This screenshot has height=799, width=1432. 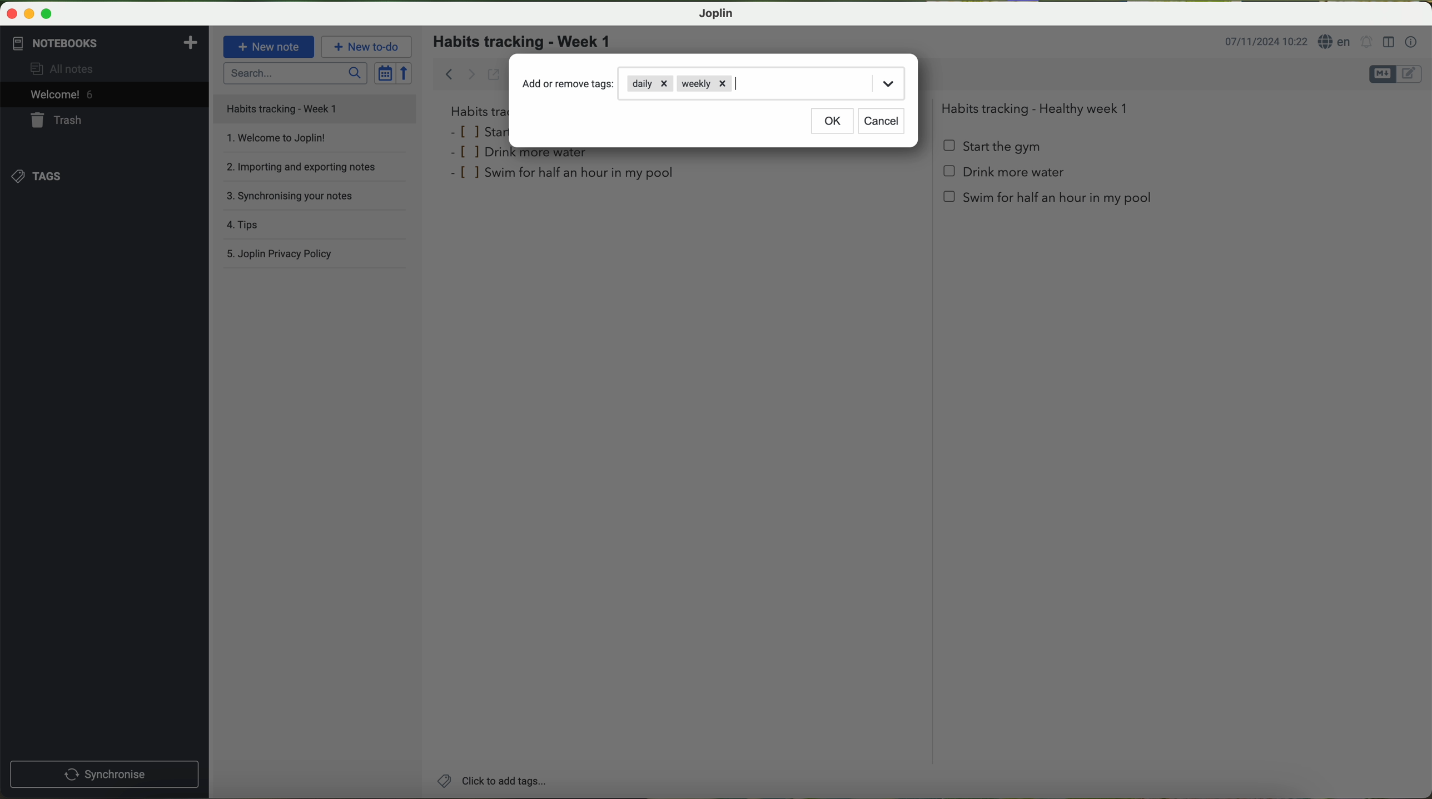 I want to click on notebooks tab, so click(x=106, y=43).